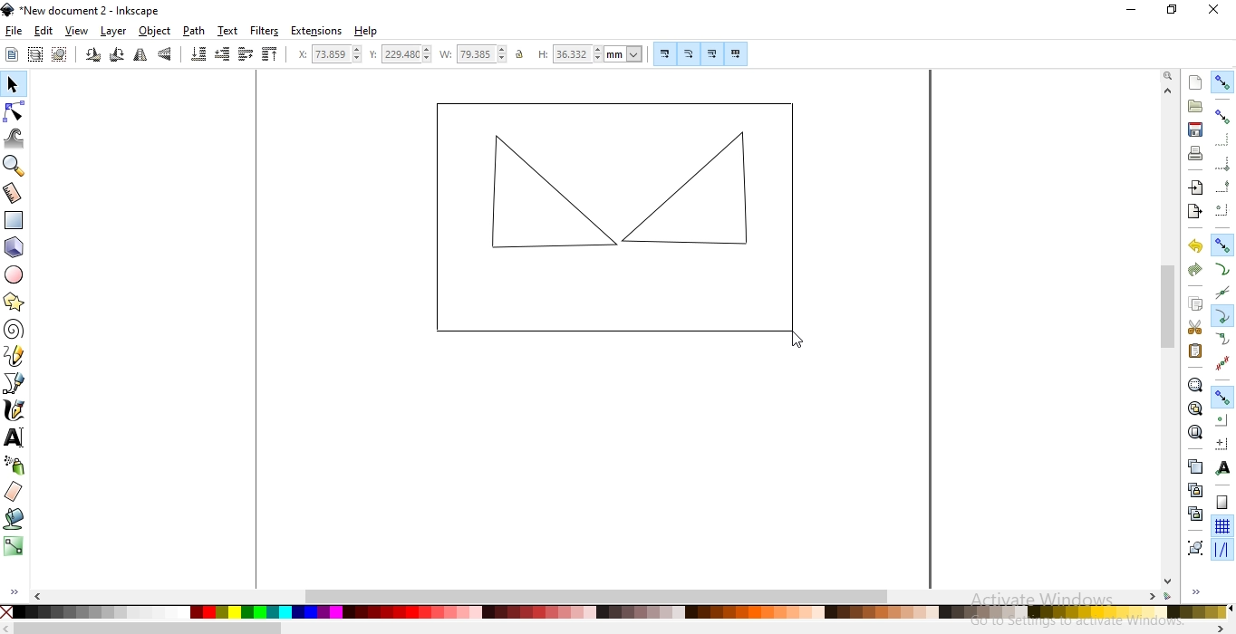 Image resolution: width=1236 pixels, height=634 pixels. I want to click on snap centers of objects, so click(1222, 420).